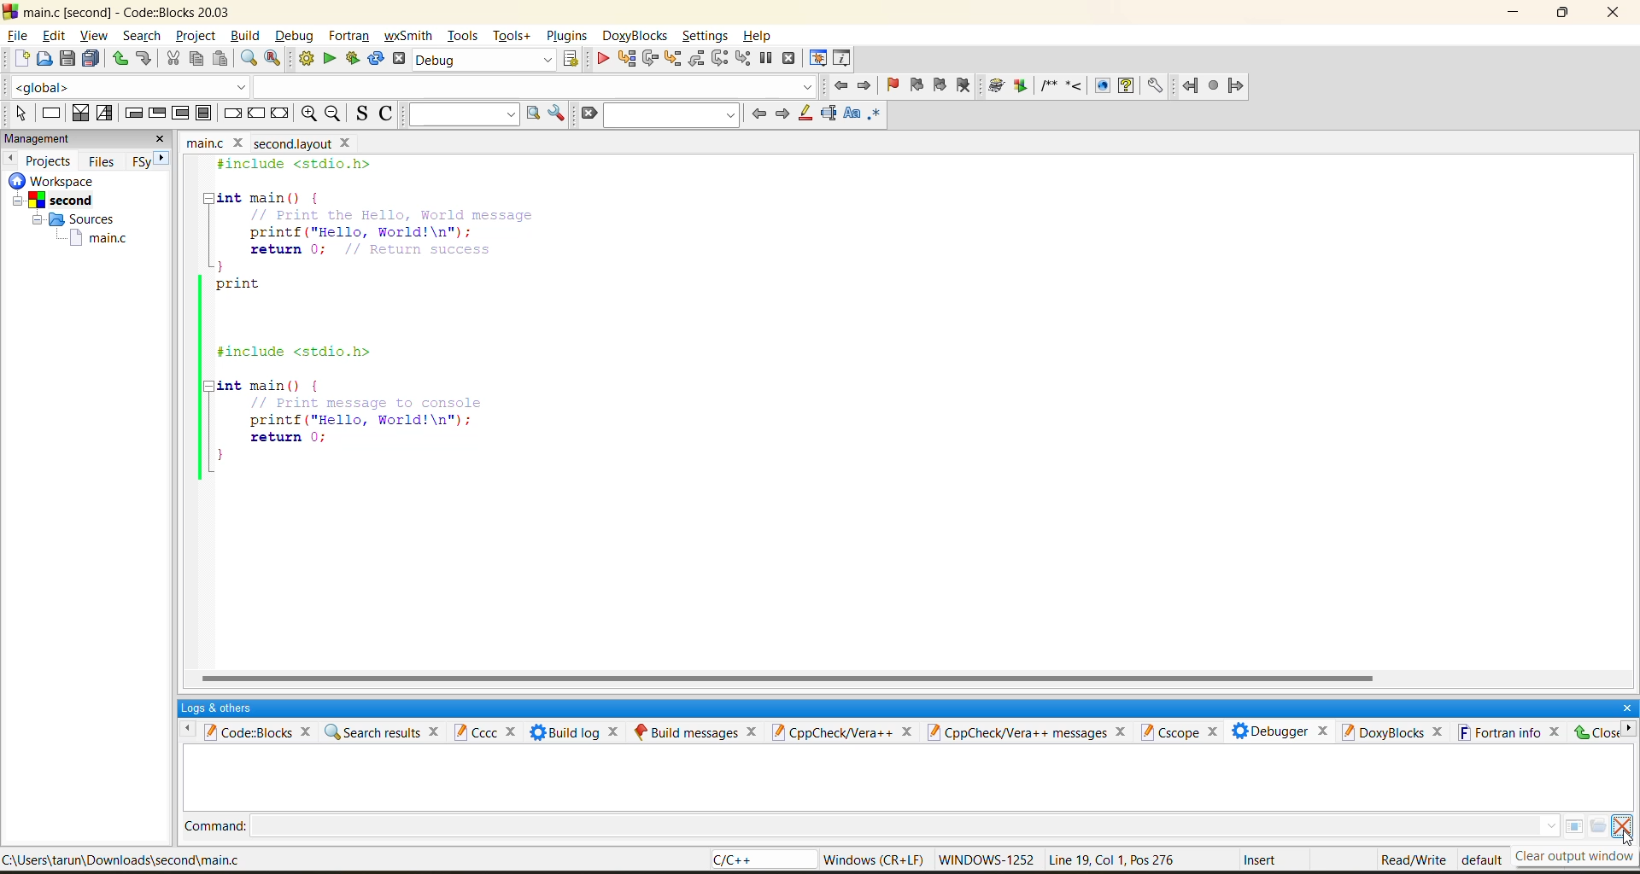  Describe the element at coordinates (1555, 829) in the screenshot. I see `drop down` at that location.